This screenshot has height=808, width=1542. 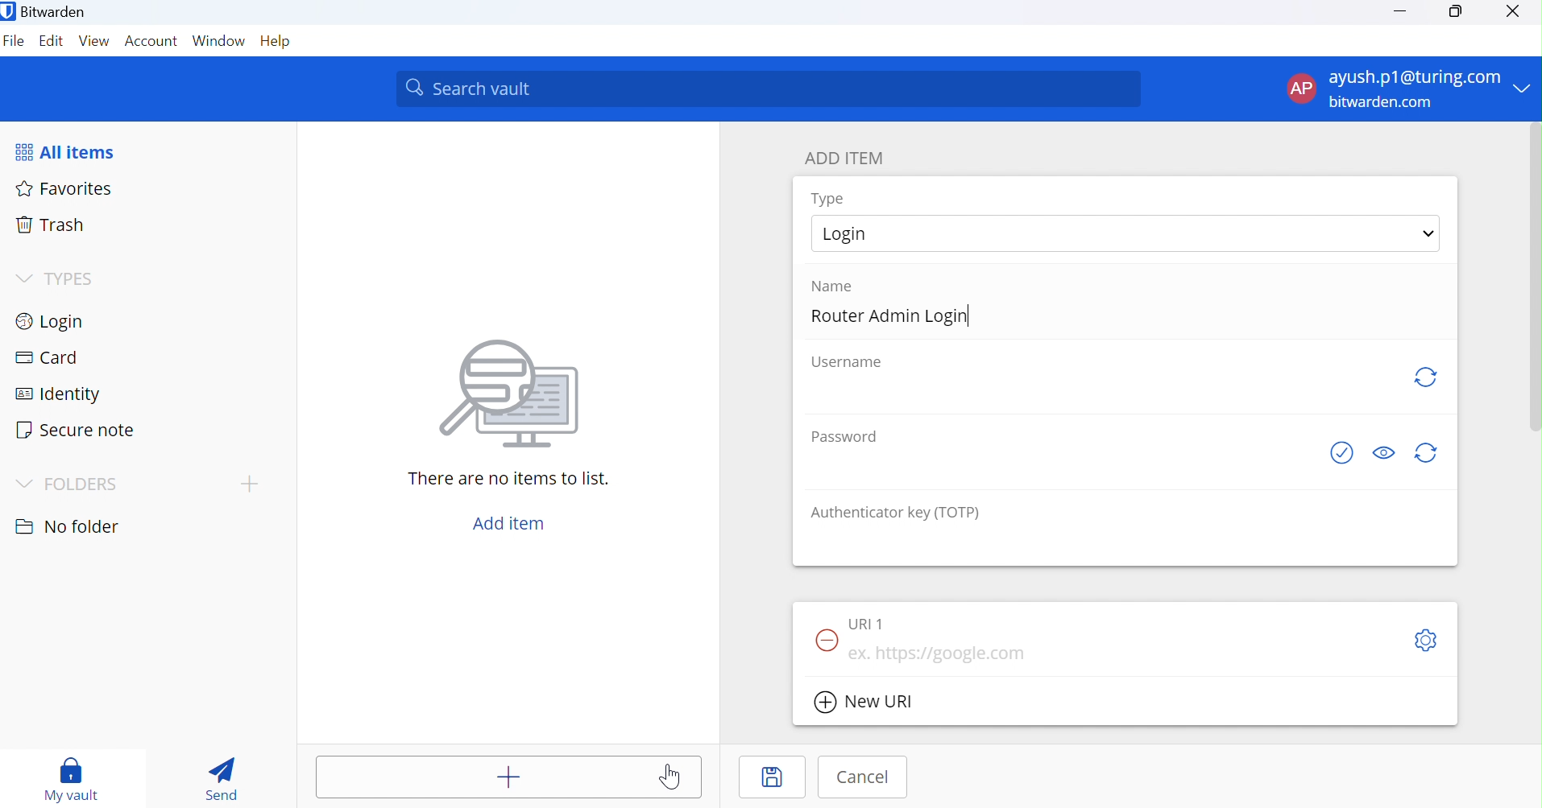 What do you see at coordinates (94, 43) in the screenshot?
I see `View` at bounding box center [94, 43].